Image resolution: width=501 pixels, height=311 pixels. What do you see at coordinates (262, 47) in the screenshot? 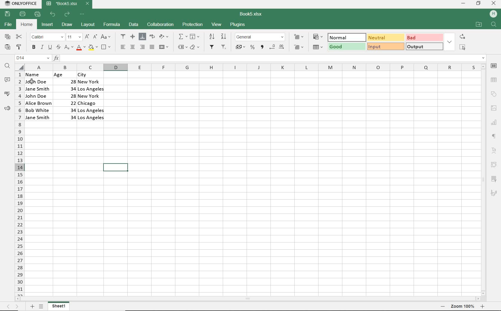
I see `COMMA STYLE` at bounding box center [262, 47].